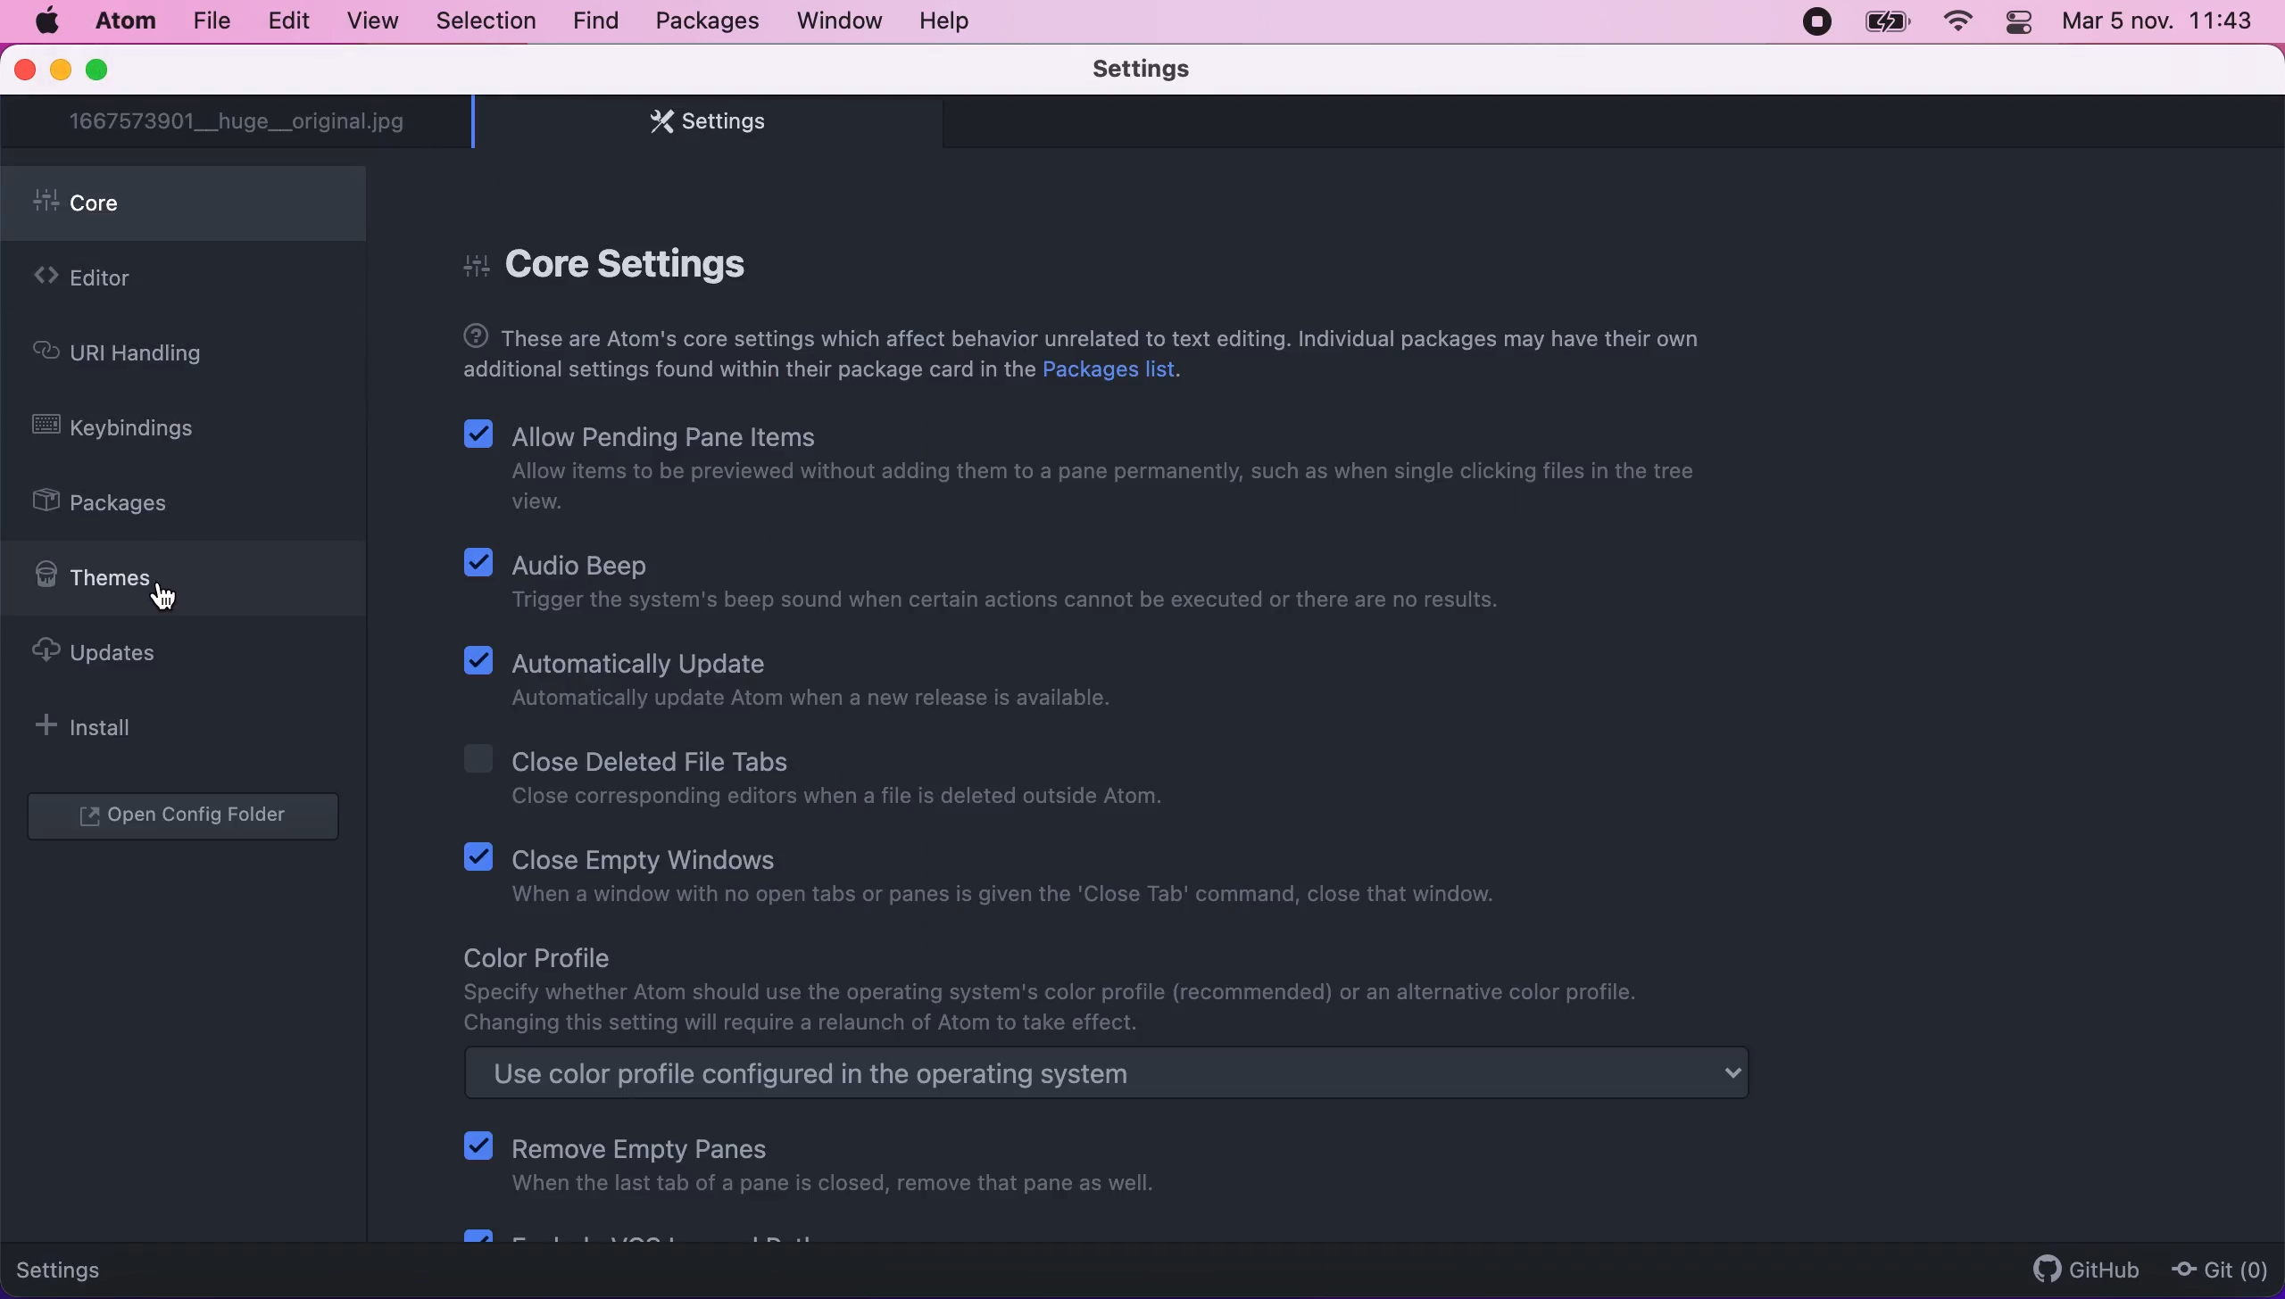 The image size is (2285, 1299). What do you see at coordinates (60, 71) in the screenshot?
I see `minimize` at bounding box center [60, 71].